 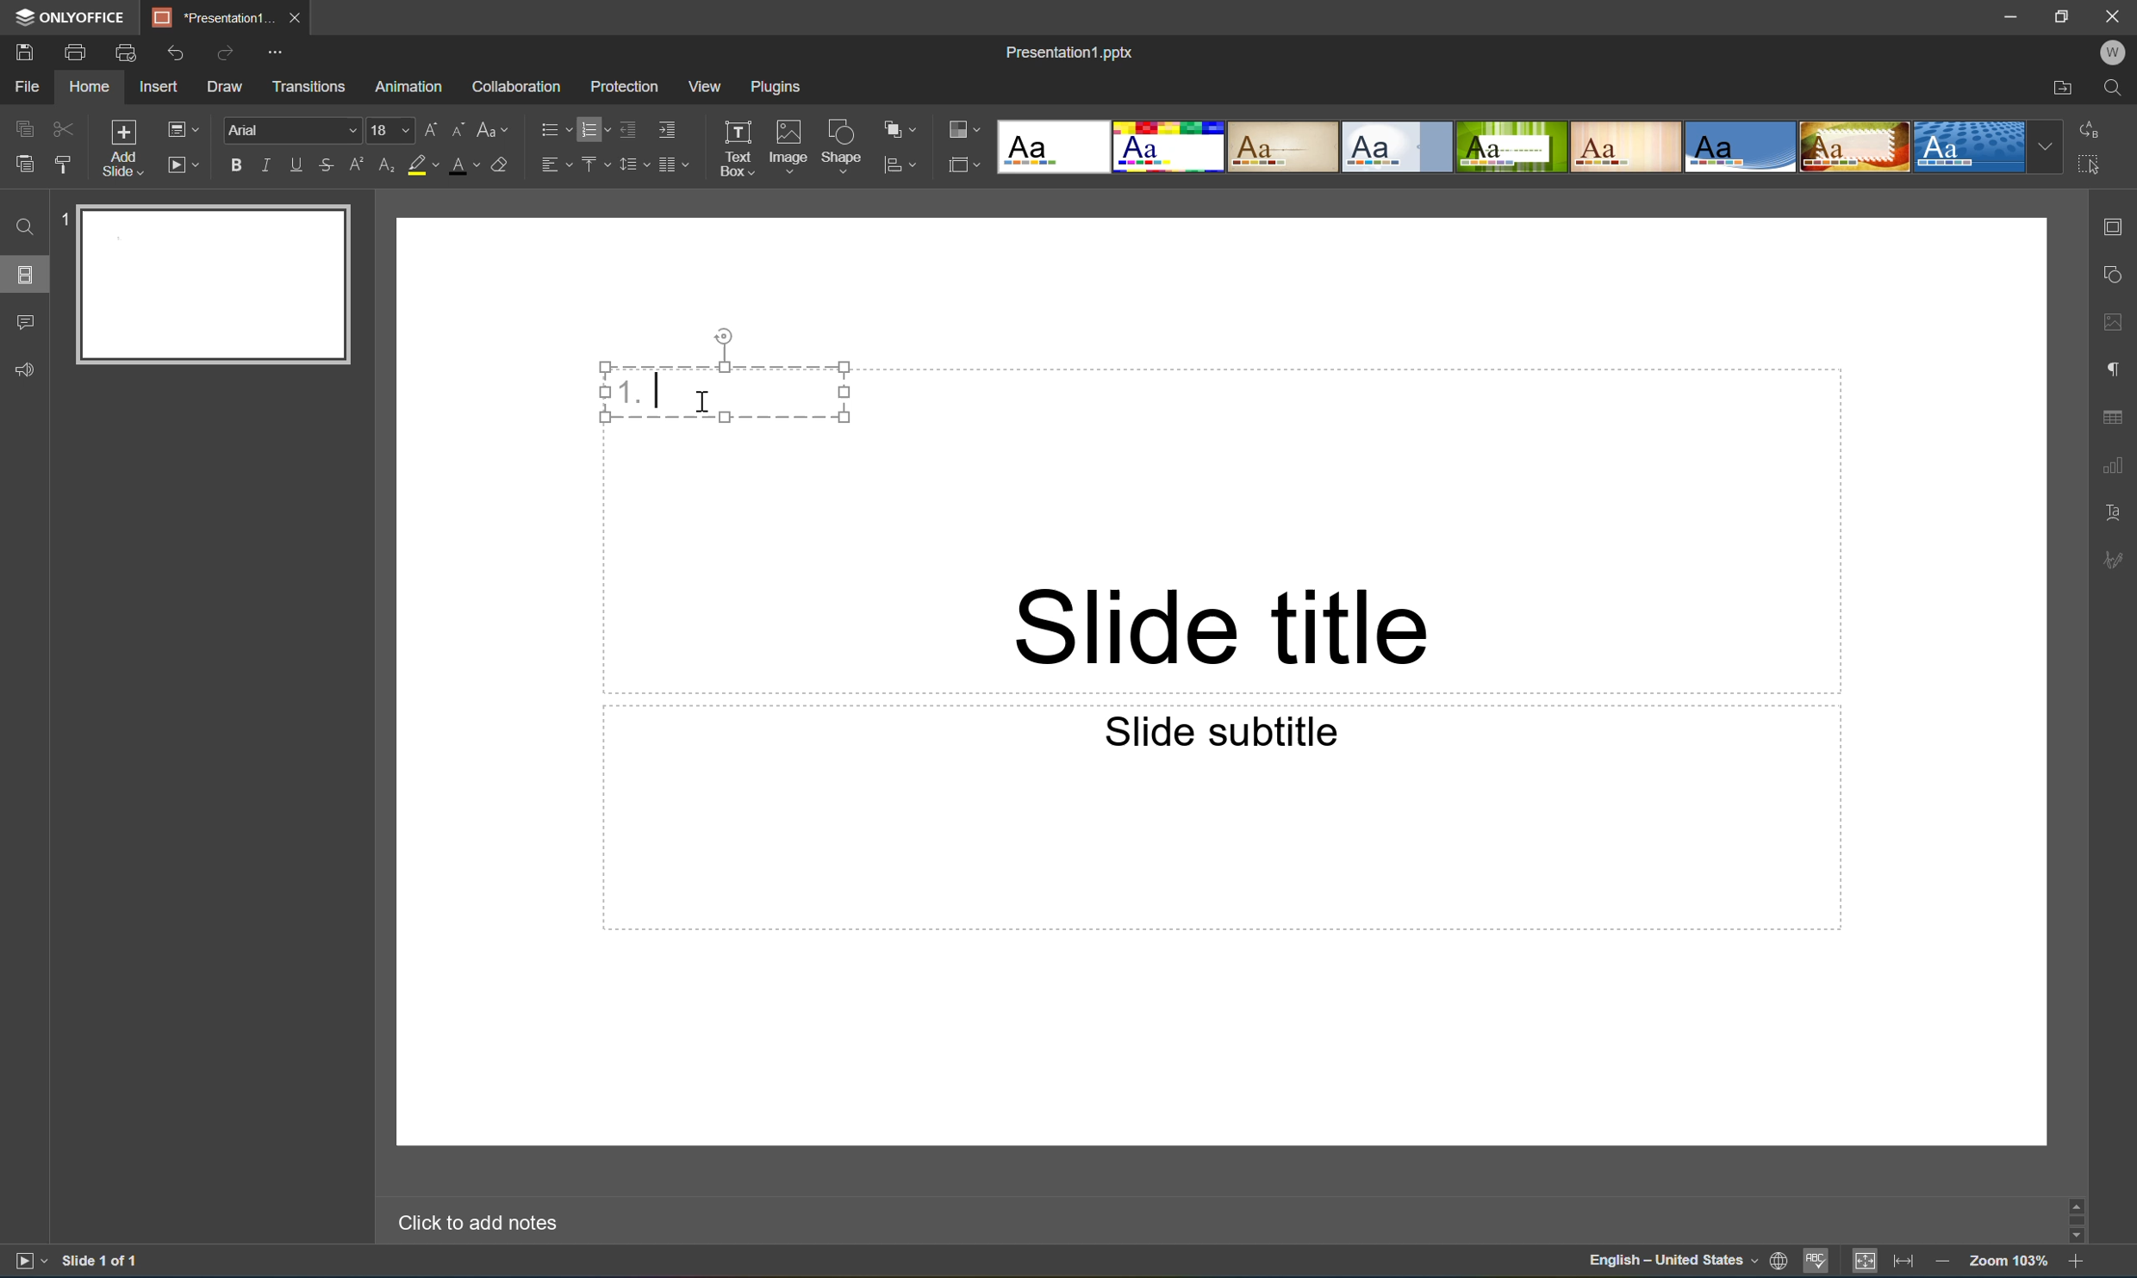 I want to click on Comments, so click(x=24, y=318).